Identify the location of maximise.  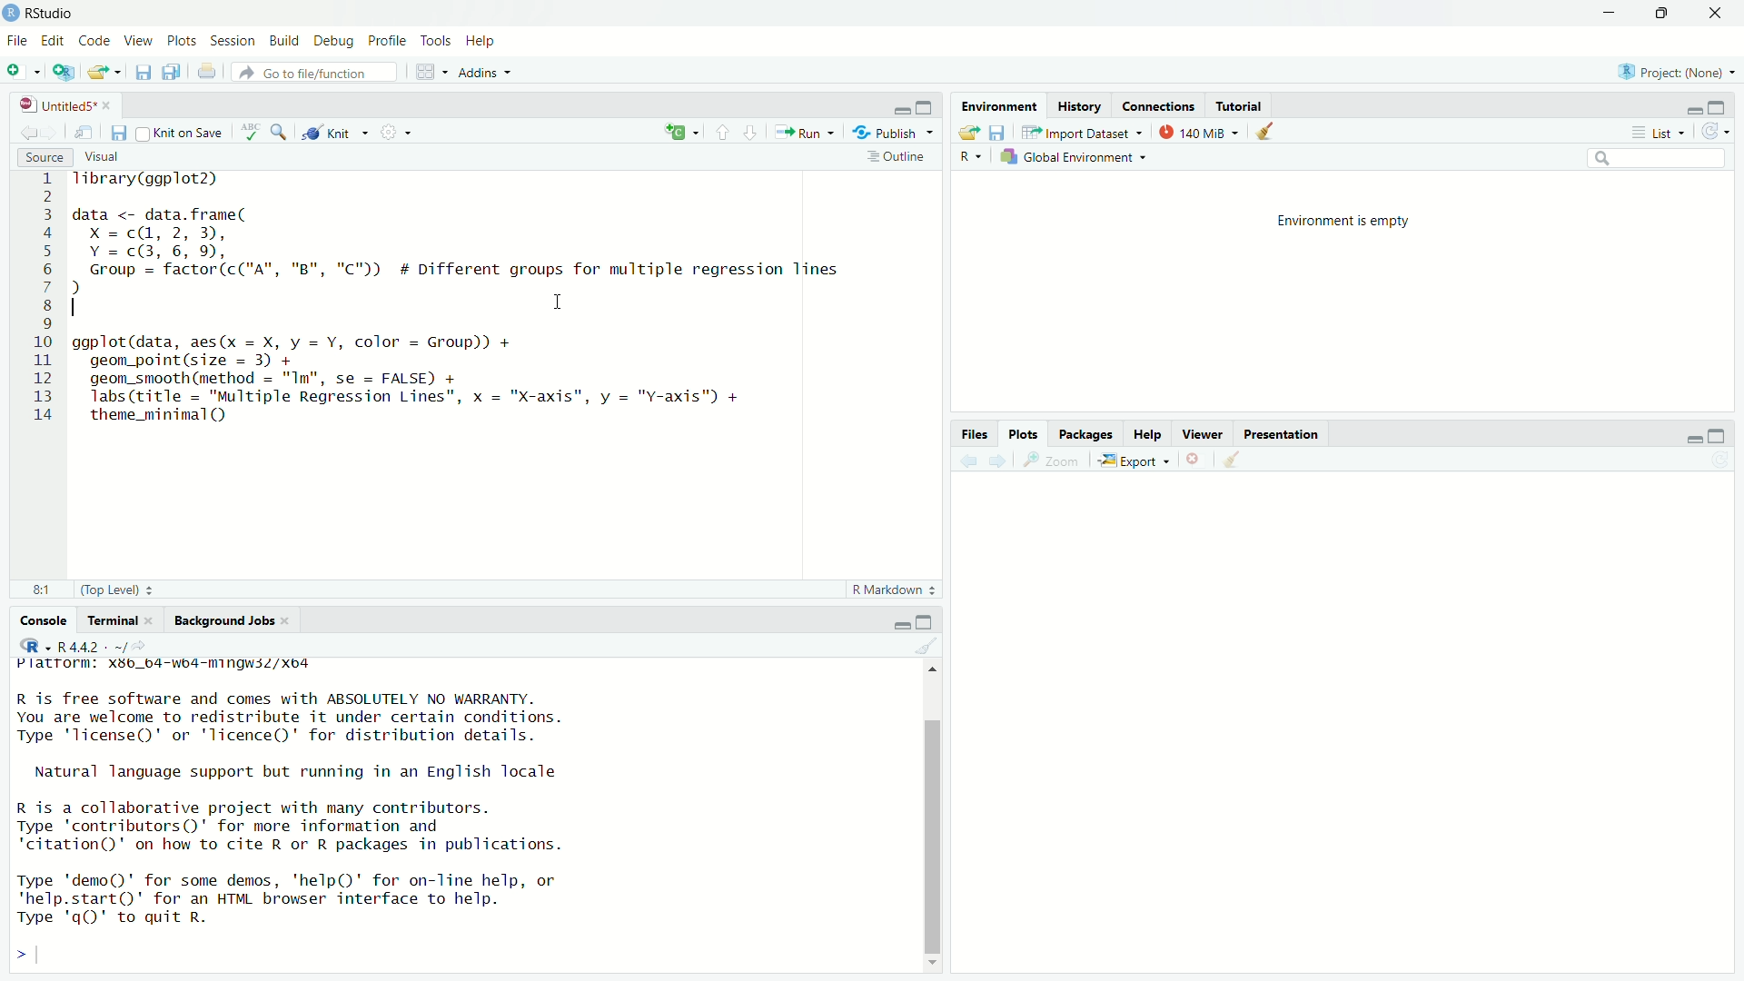
(1723, 434).